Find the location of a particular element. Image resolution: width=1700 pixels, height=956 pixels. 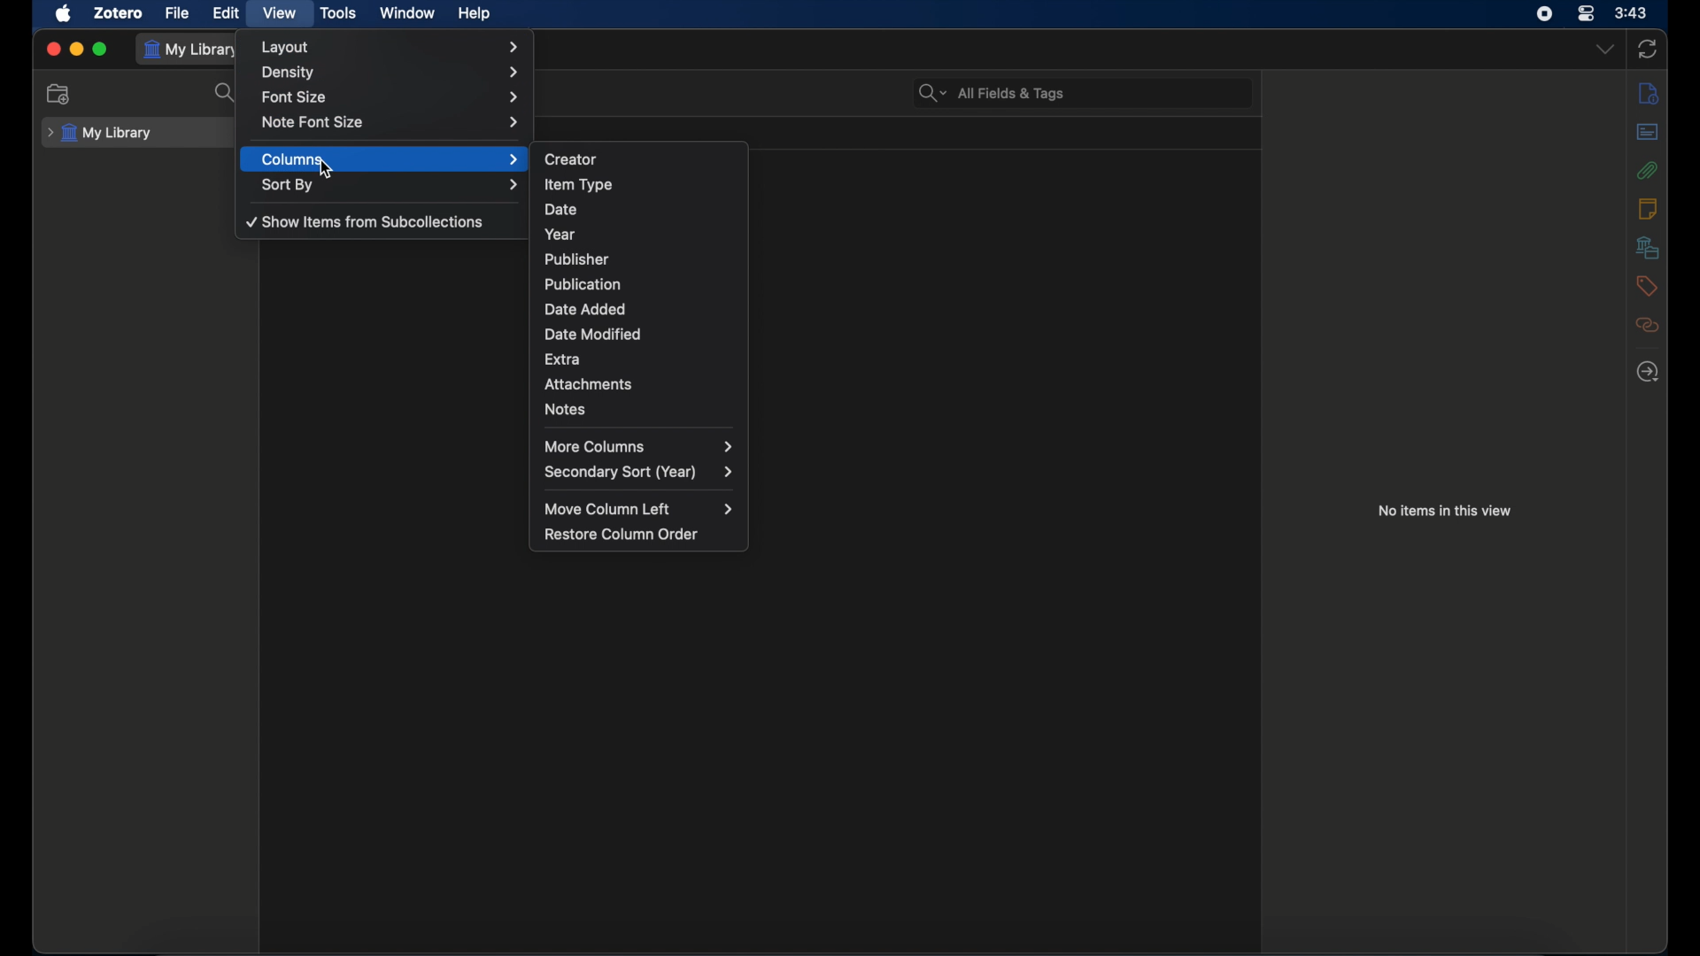

publication is located at coordinates (643, 283).